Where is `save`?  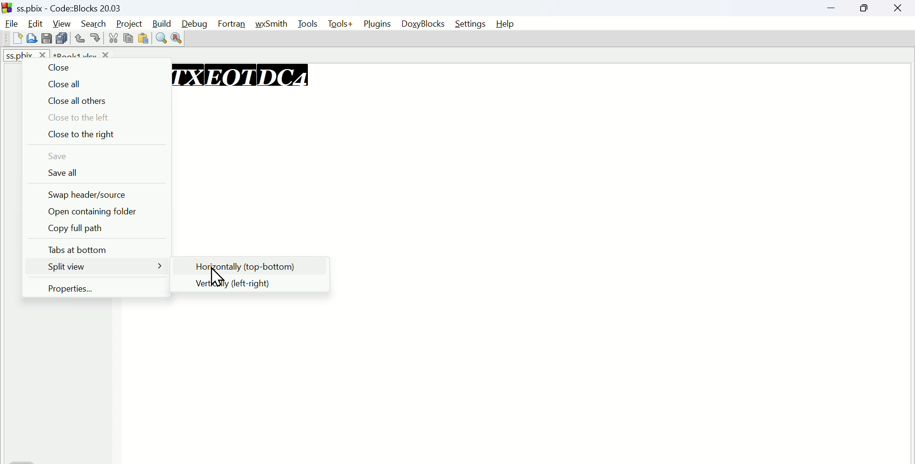 save is located at coordinates (94, 156).